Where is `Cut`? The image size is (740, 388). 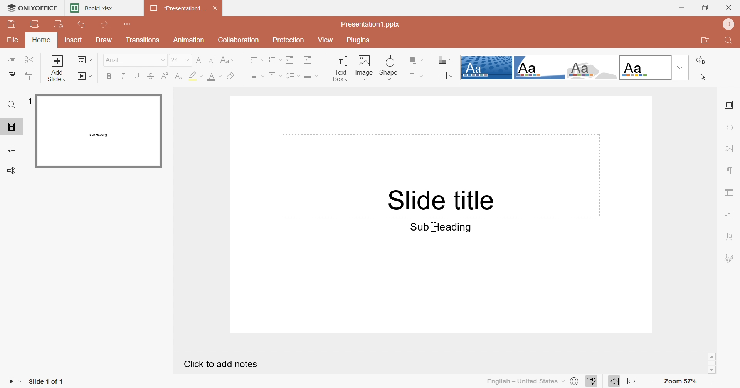 Cut is located at coordinates (30, 59).